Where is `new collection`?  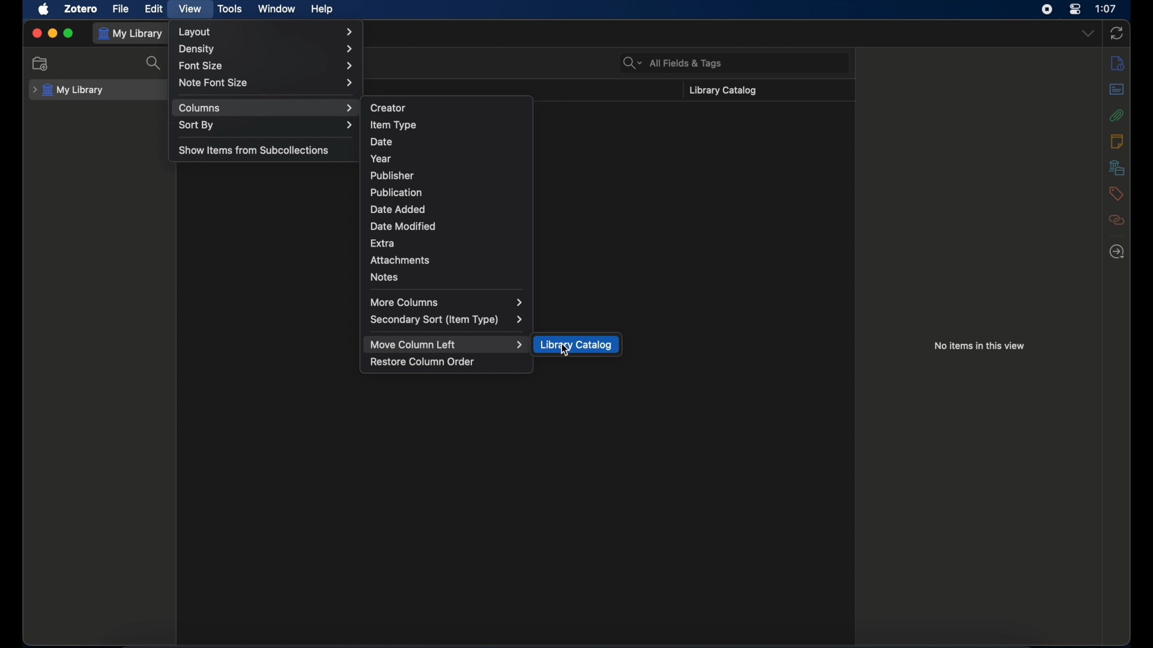
new collection is located at coordinates (40, 64).